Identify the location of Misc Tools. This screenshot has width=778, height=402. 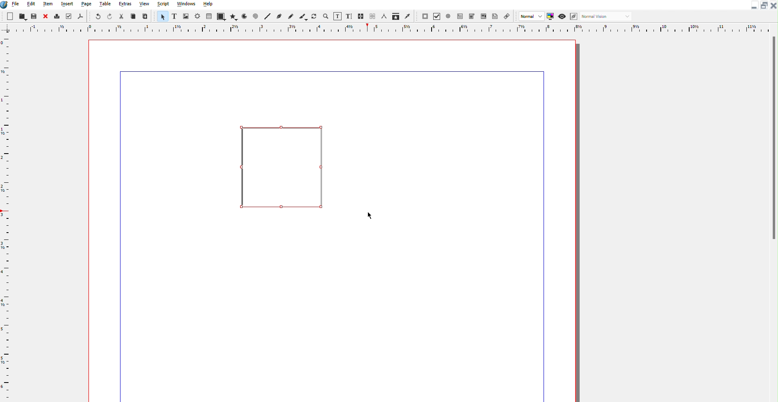
(397, 16).